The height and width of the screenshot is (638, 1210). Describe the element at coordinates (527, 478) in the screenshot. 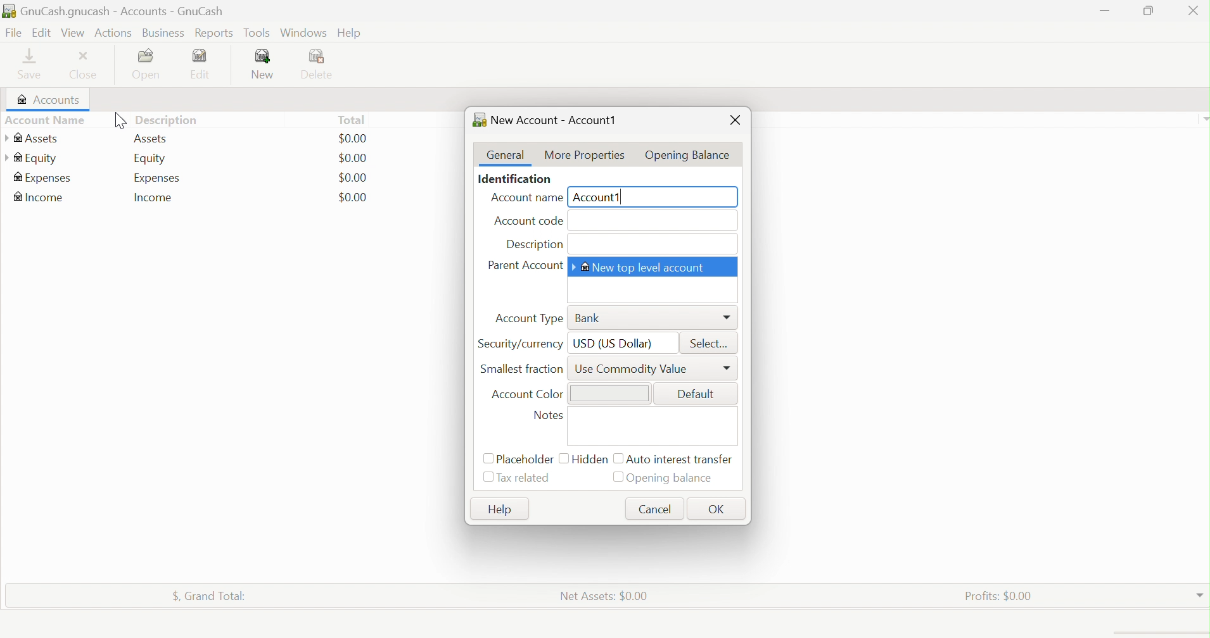

I see `Tax related` at that location.